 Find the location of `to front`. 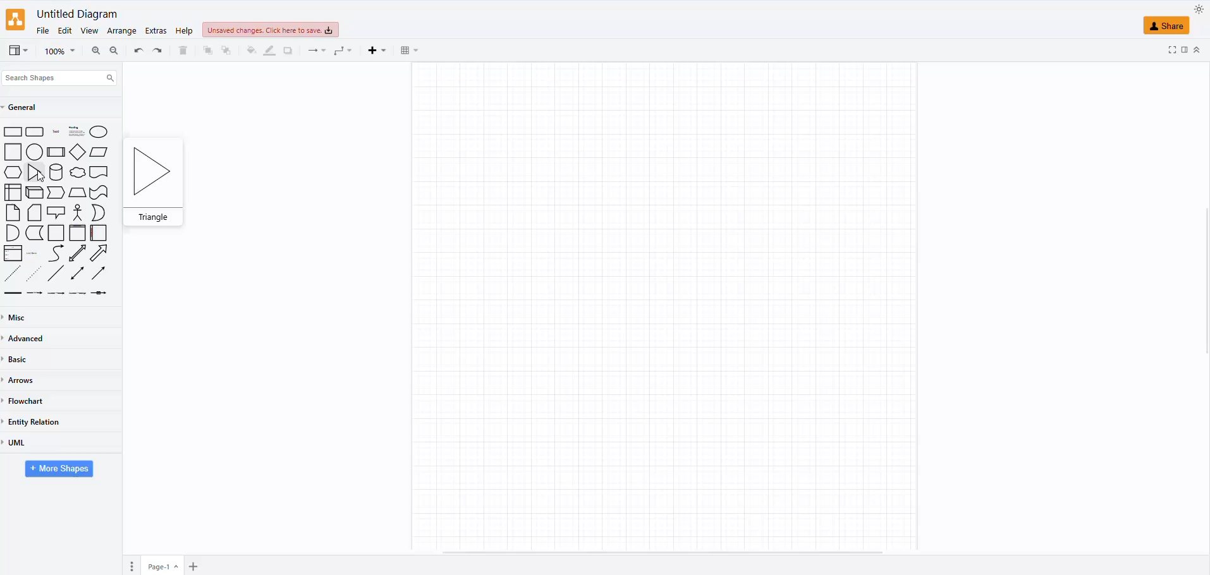

to front is located at coordinates (227, 49).